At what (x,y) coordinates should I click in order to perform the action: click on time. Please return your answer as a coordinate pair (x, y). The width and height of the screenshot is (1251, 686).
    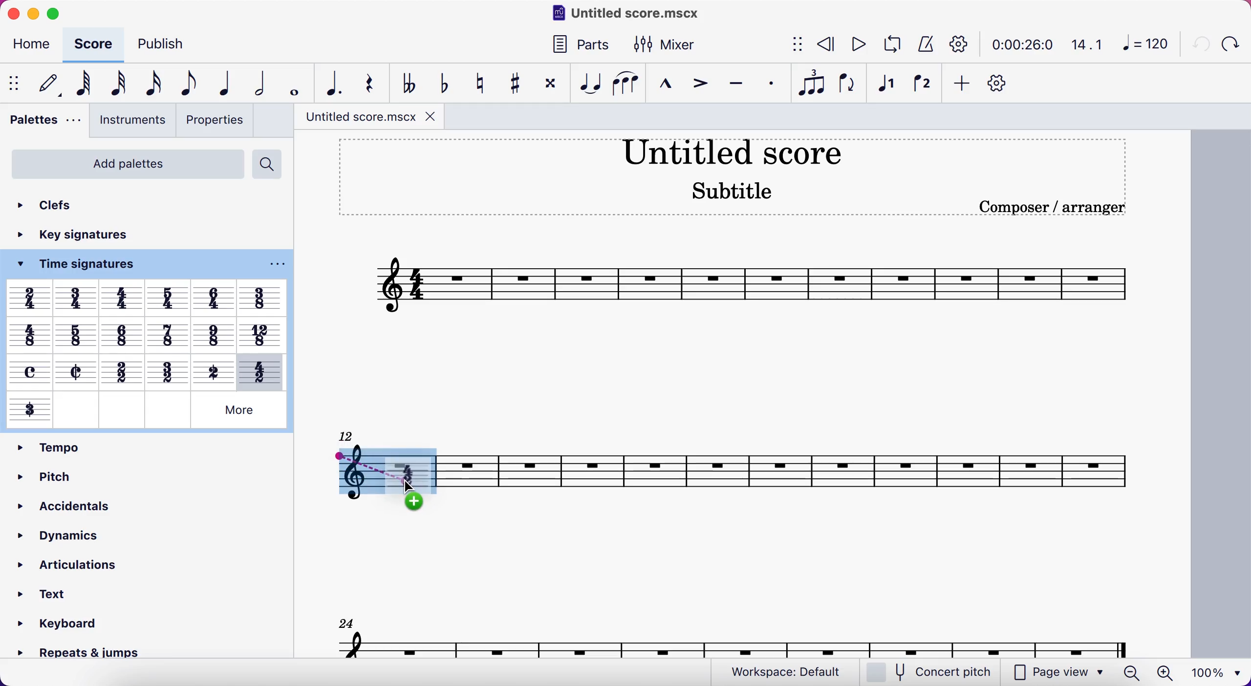
    Looking at the image, I should click on (1017, 44).